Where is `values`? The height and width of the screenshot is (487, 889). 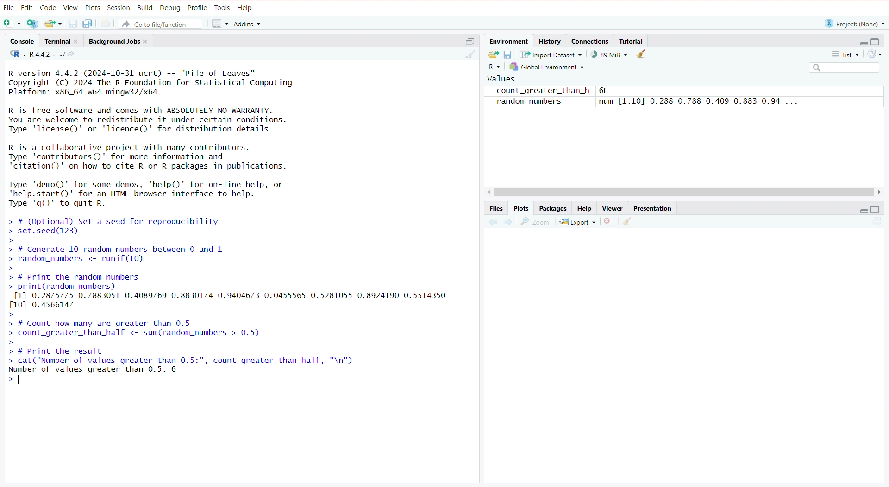 values is located at coordinates (501, 79).